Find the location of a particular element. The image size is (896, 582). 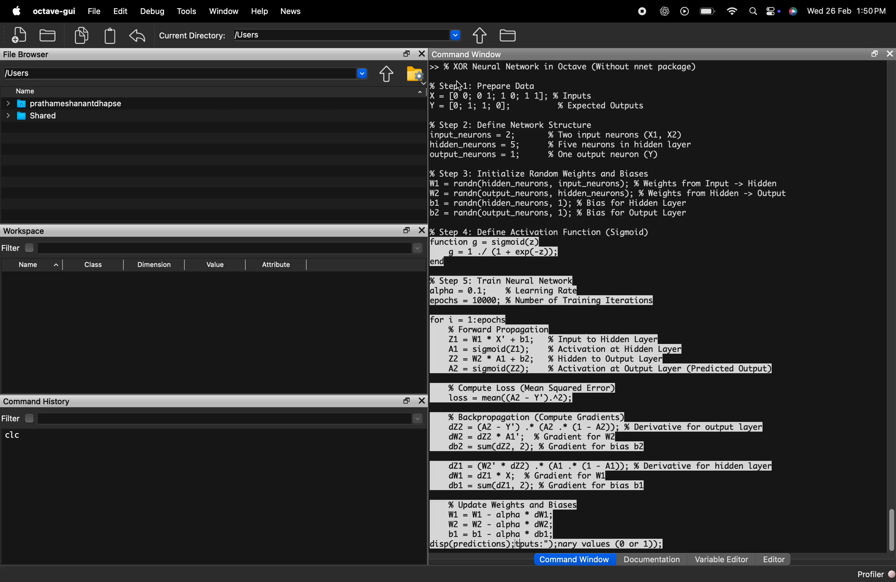

Command Window is located at coordinates (468, 54).